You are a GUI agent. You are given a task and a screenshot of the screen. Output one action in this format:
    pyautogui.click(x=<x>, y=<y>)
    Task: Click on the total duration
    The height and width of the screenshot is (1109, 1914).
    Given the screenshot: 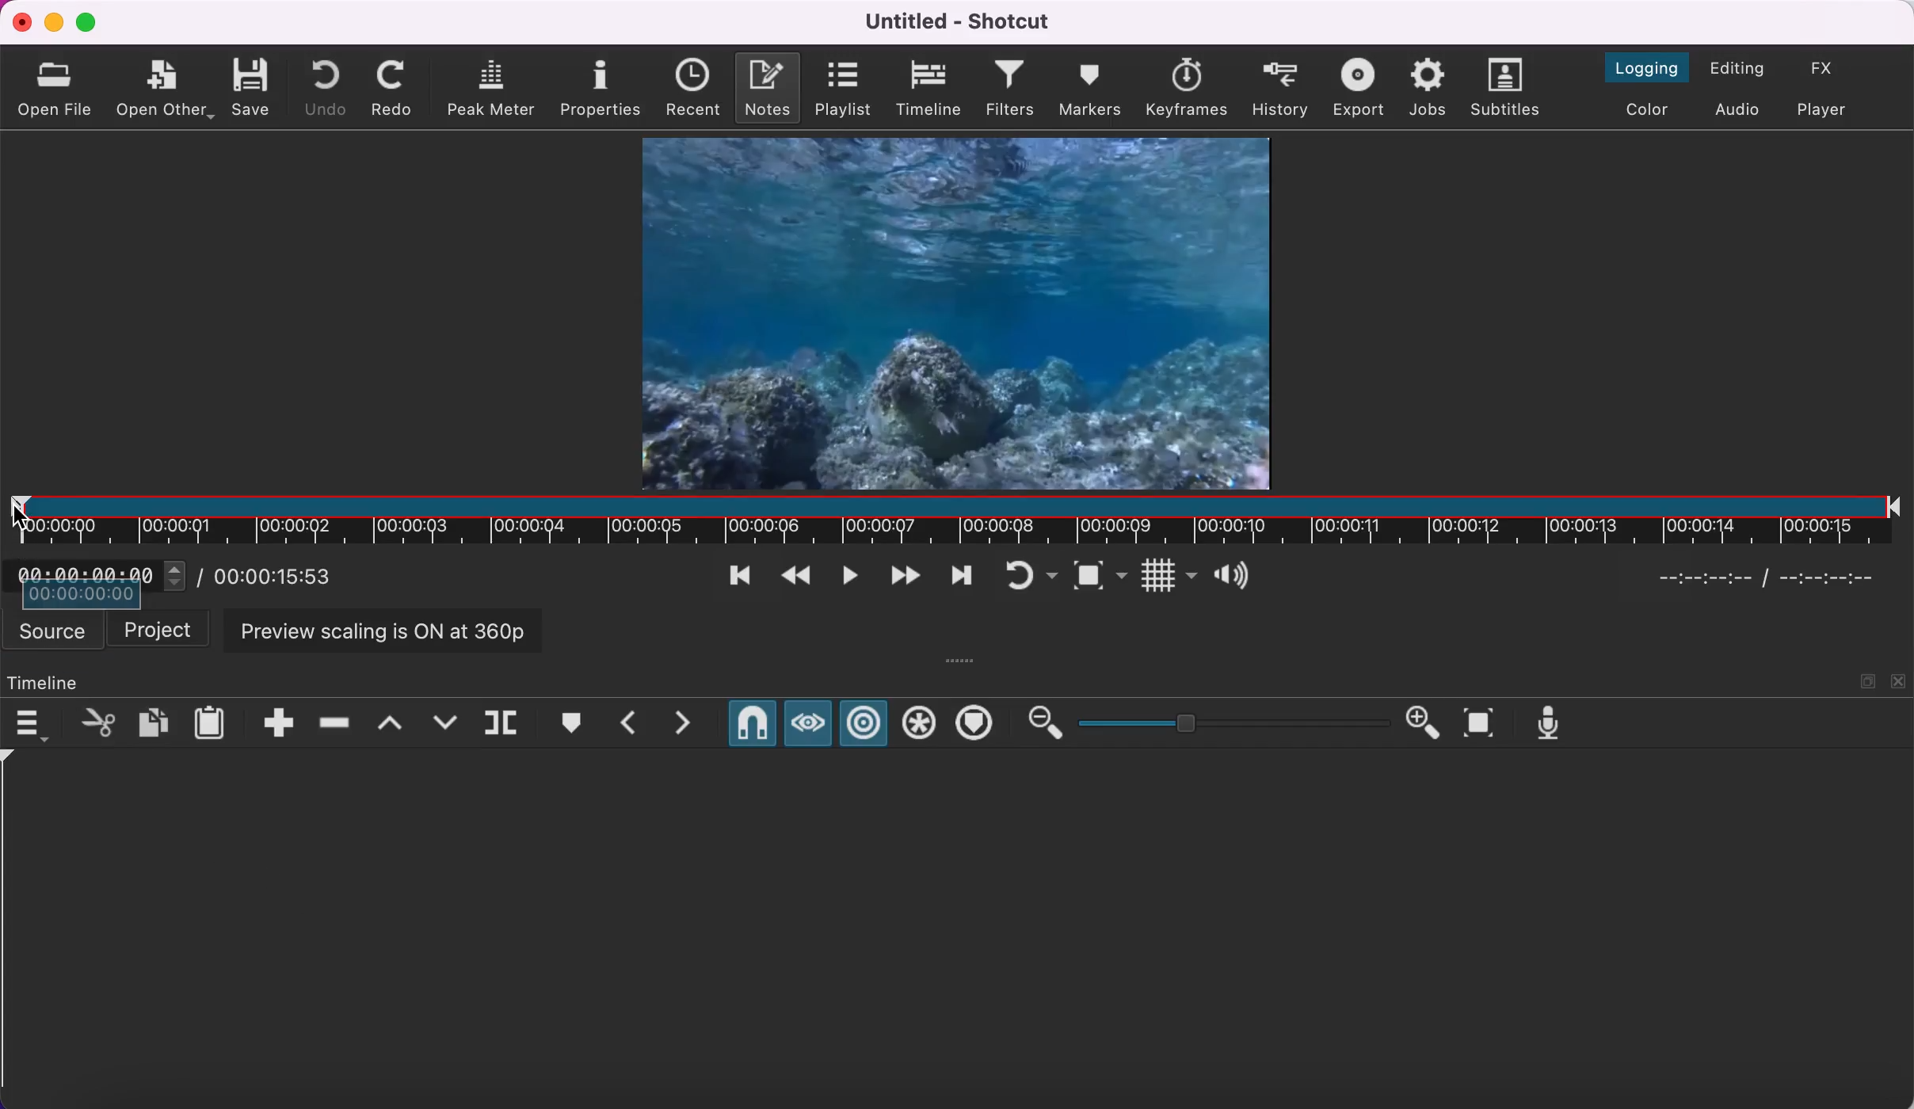 What is the action you would take?
    pyautogui.click(x=271, y=578)
    